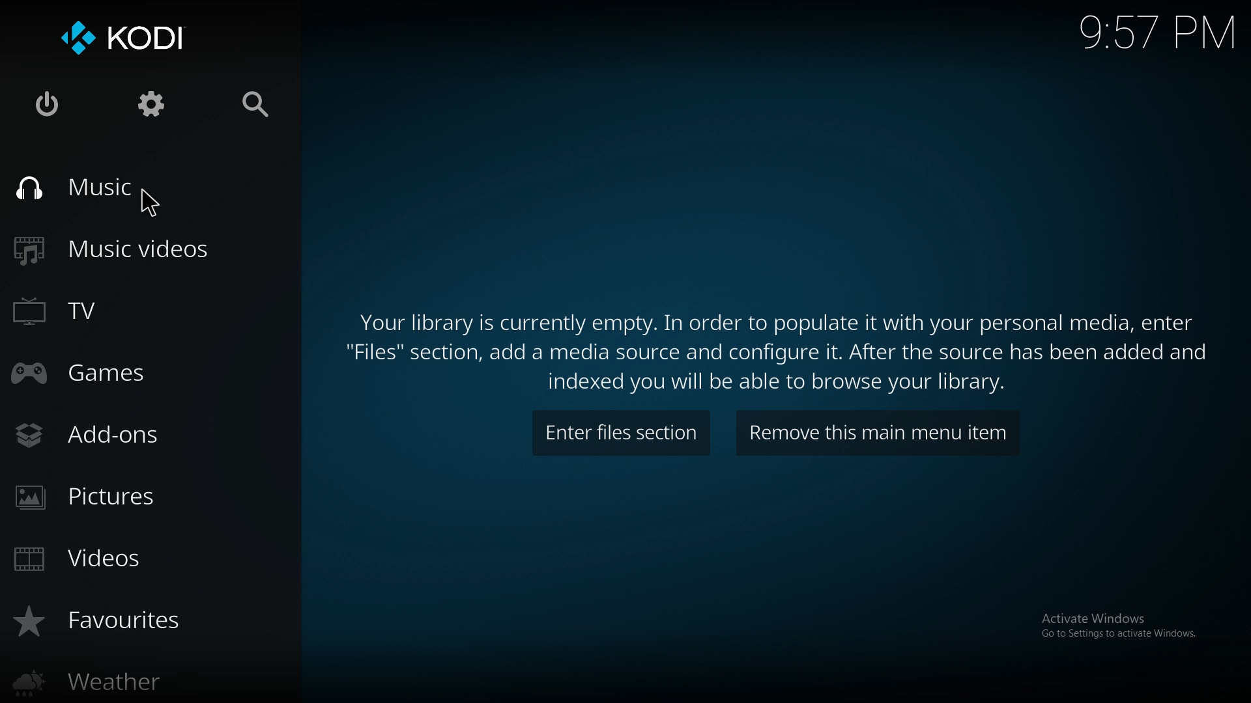  I want to click on enter files section, so click(622, 432).